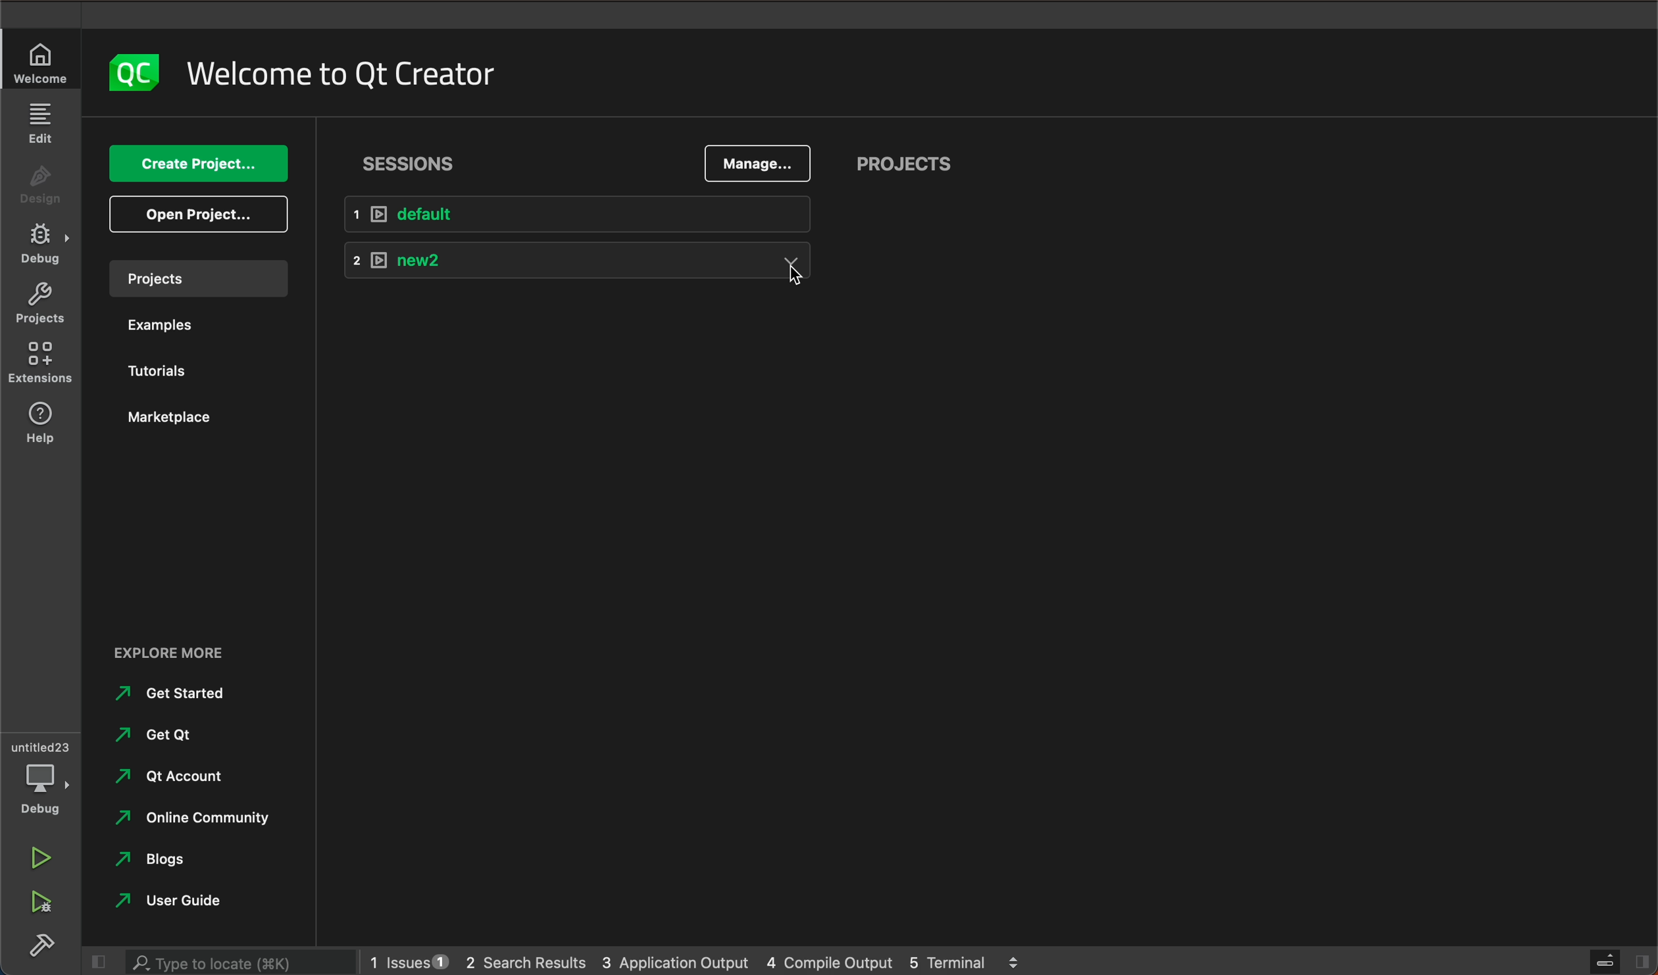 This screenshot has height=975, width=1658. What do you see at coordinates (134, 70) in the screenshot?
I see `logo` at bounding box center [134, 70].